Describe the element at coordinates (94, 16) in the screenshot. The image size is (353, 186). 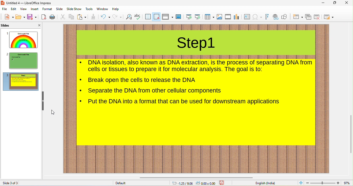
I see `clone` at that location.